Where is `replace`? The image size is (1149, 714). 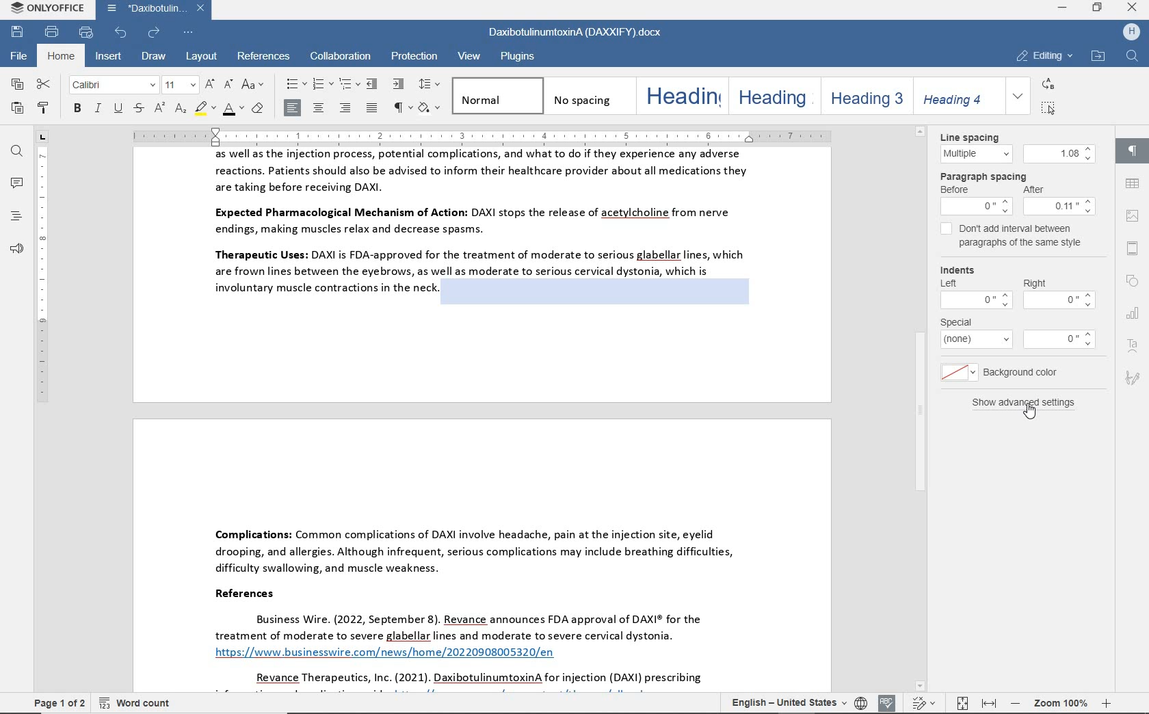 replace is located at coordinates (1046, 83).